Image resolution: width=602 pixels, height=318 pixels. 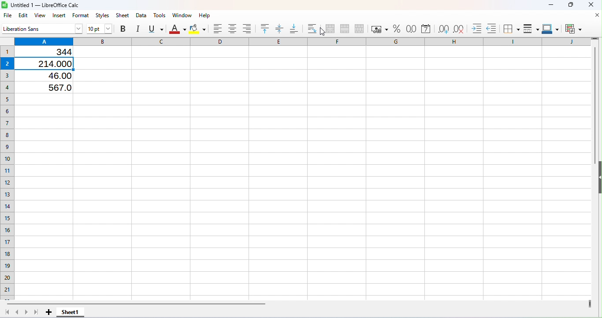 What do you see at coordinates (42, 16) in the screenshot?
I see `View` at bounding box center [42, 16].